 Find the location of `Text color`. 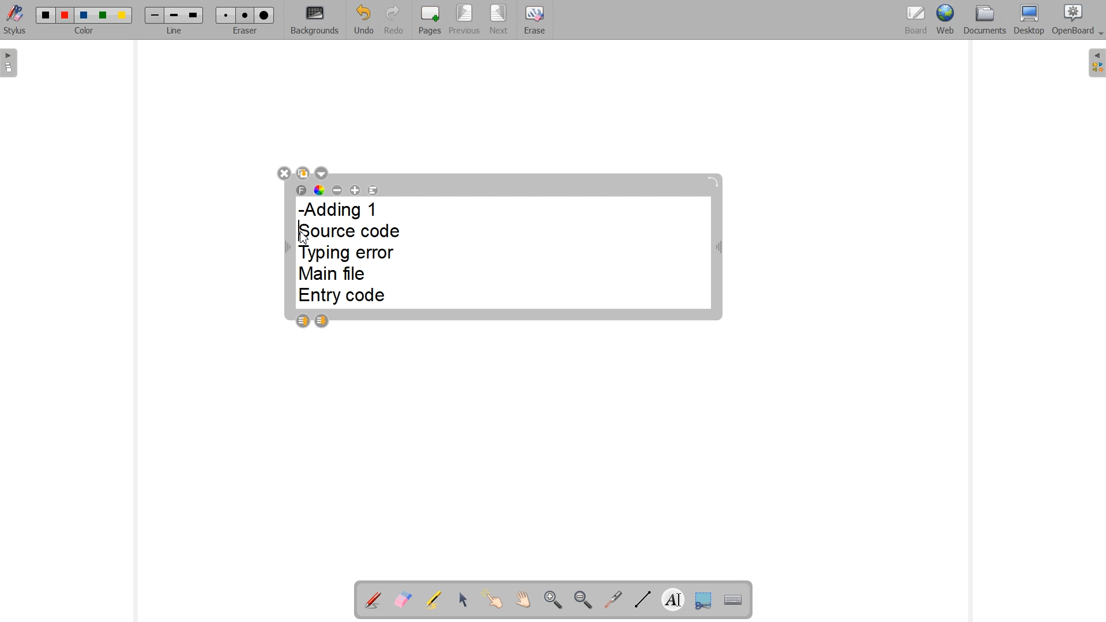

Text color is located at coordinates (319, 190).